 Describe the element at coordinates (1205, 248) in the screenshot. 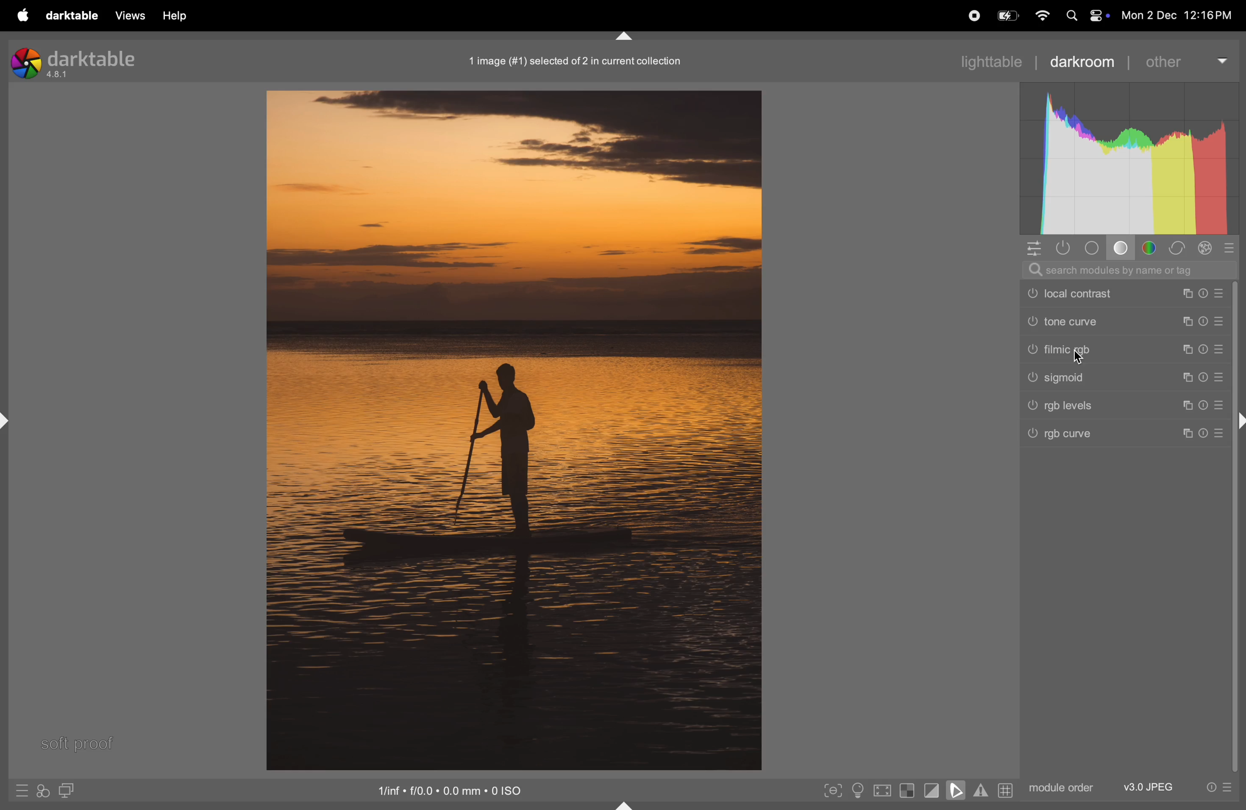

I see `effect` at that location.